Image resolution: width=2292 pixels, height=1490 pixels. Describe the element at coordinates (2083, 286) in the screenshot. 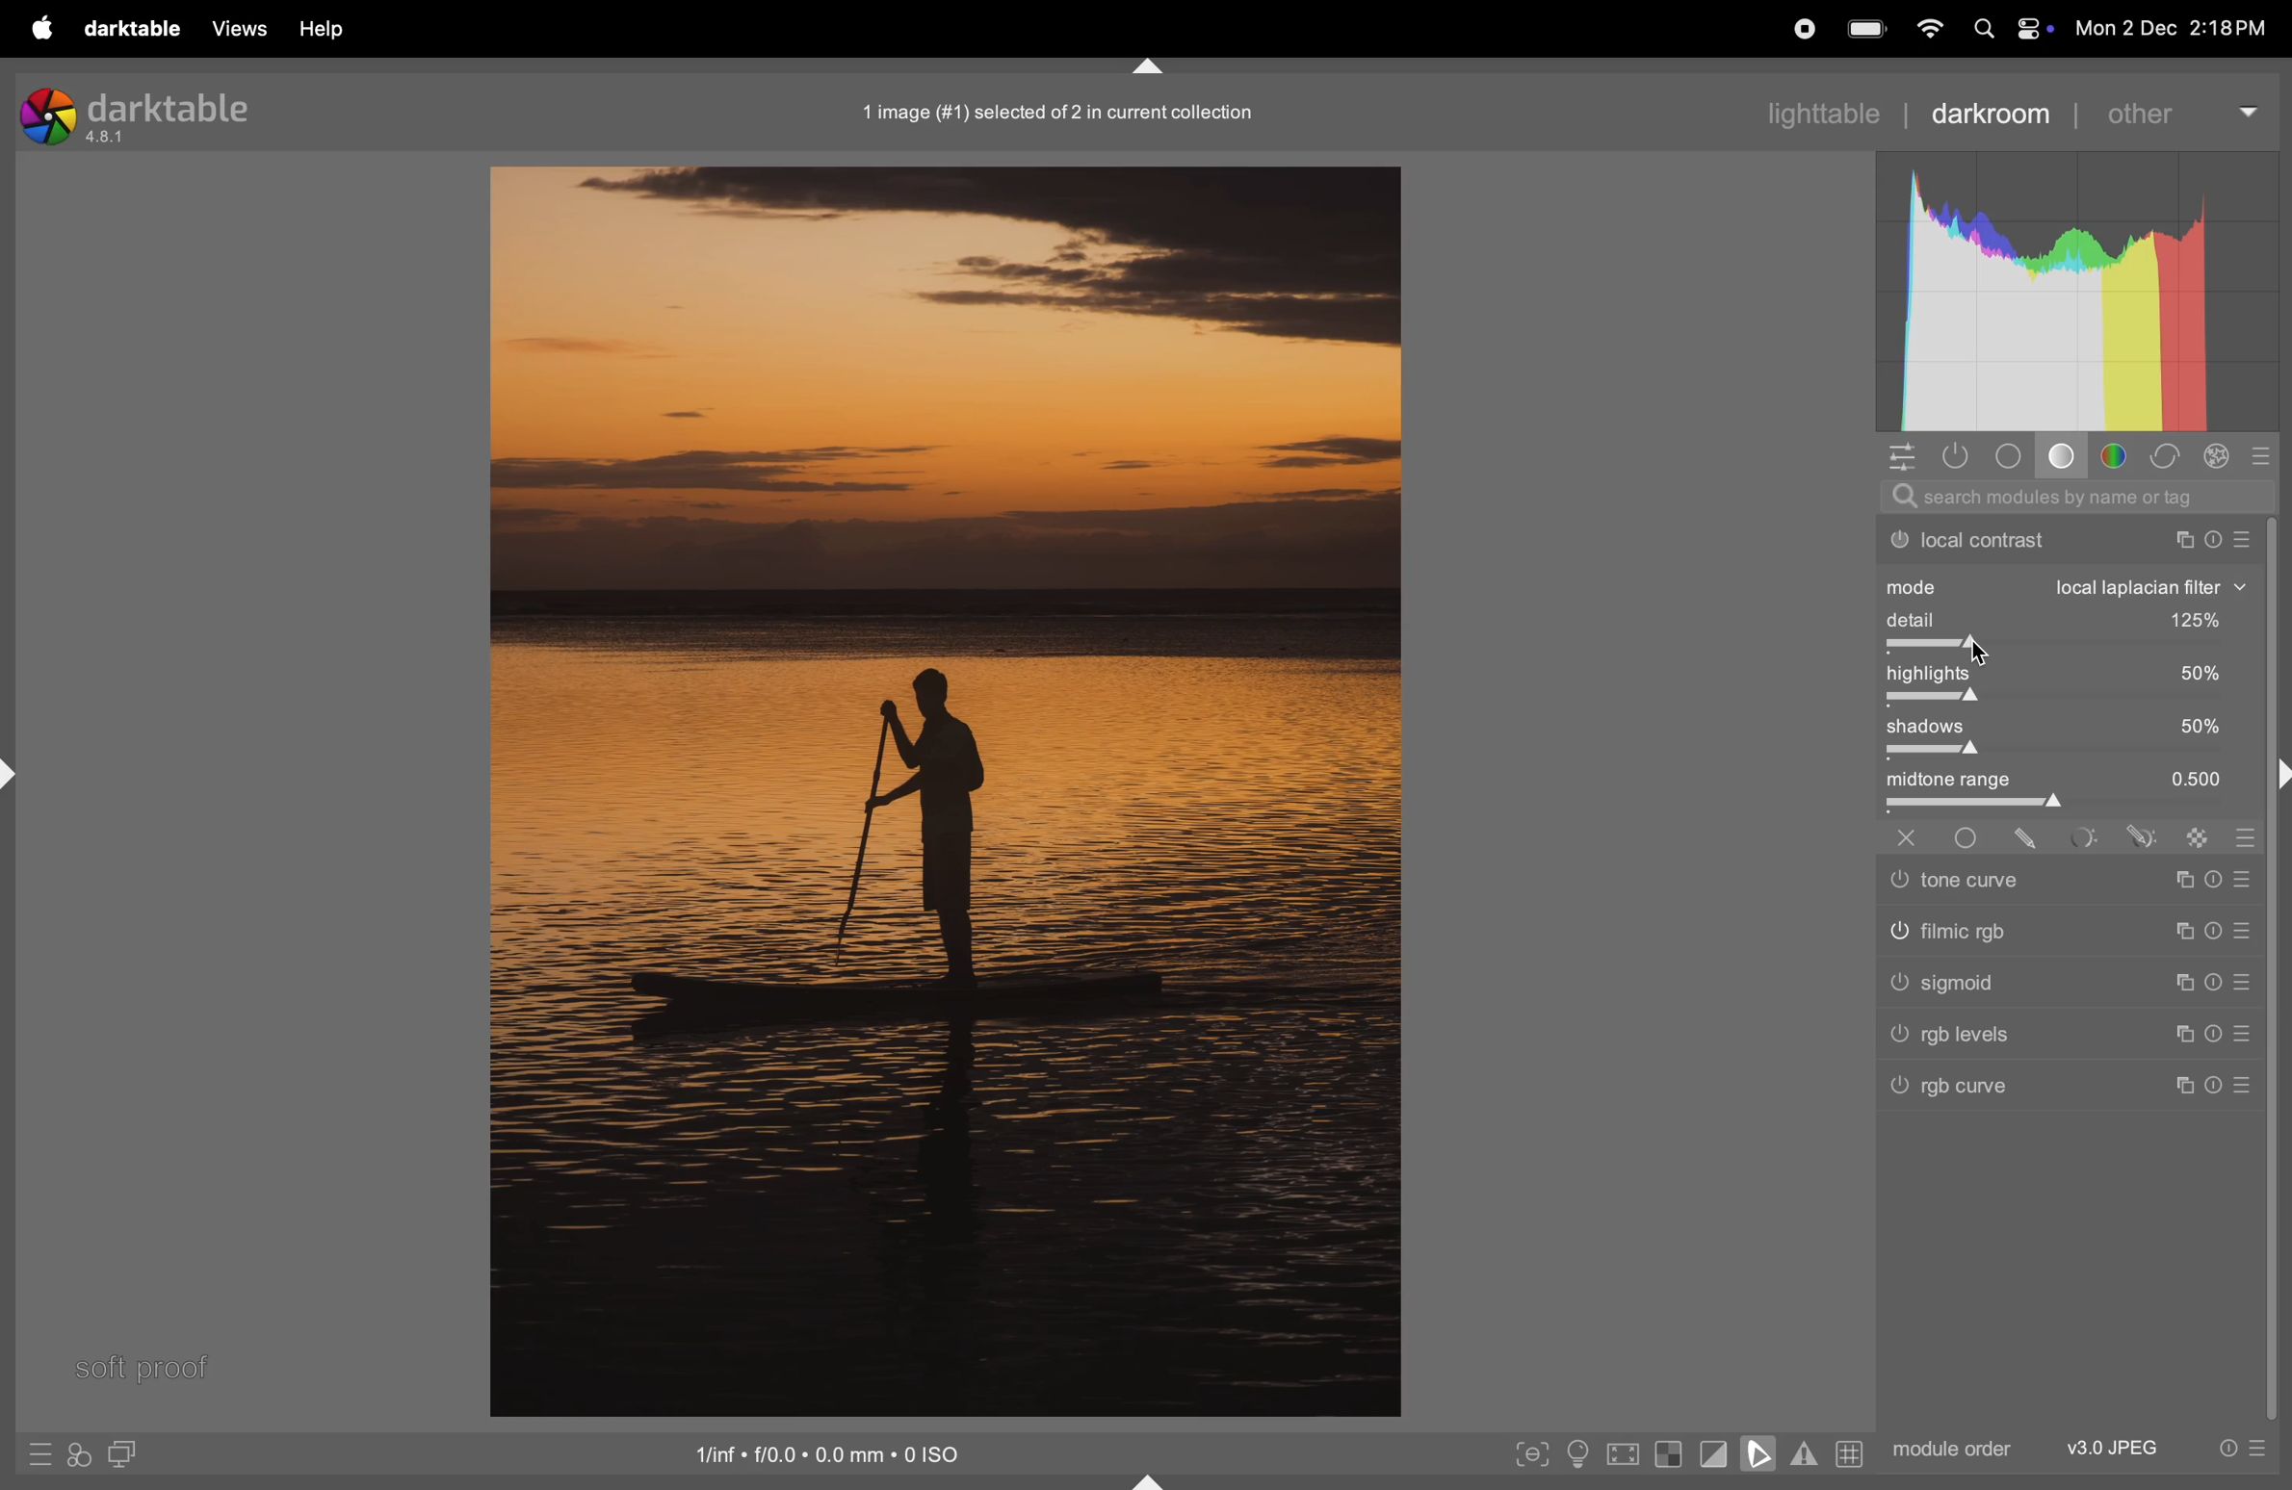

I see `histogram` at that location.